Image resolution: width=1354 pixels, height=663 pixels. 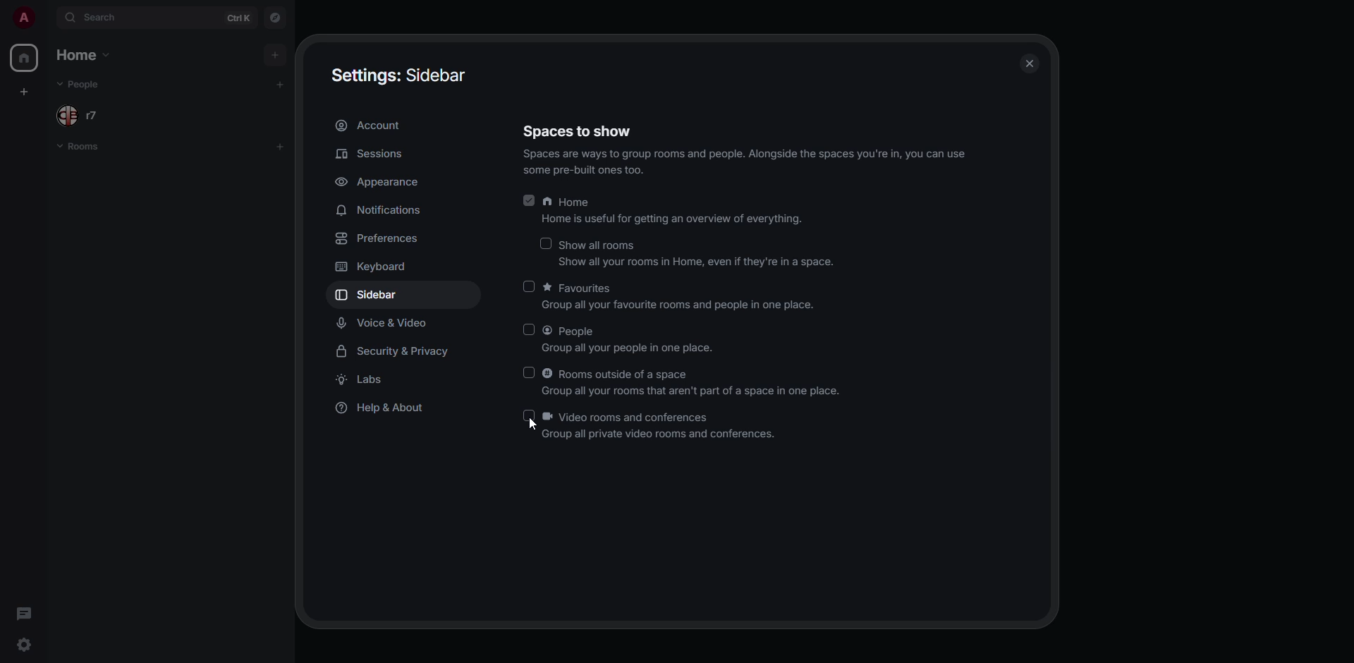 What do you see at coordinates (527, 203) in the screenshot?
I see `enabled` at bounding box center [527, 203].